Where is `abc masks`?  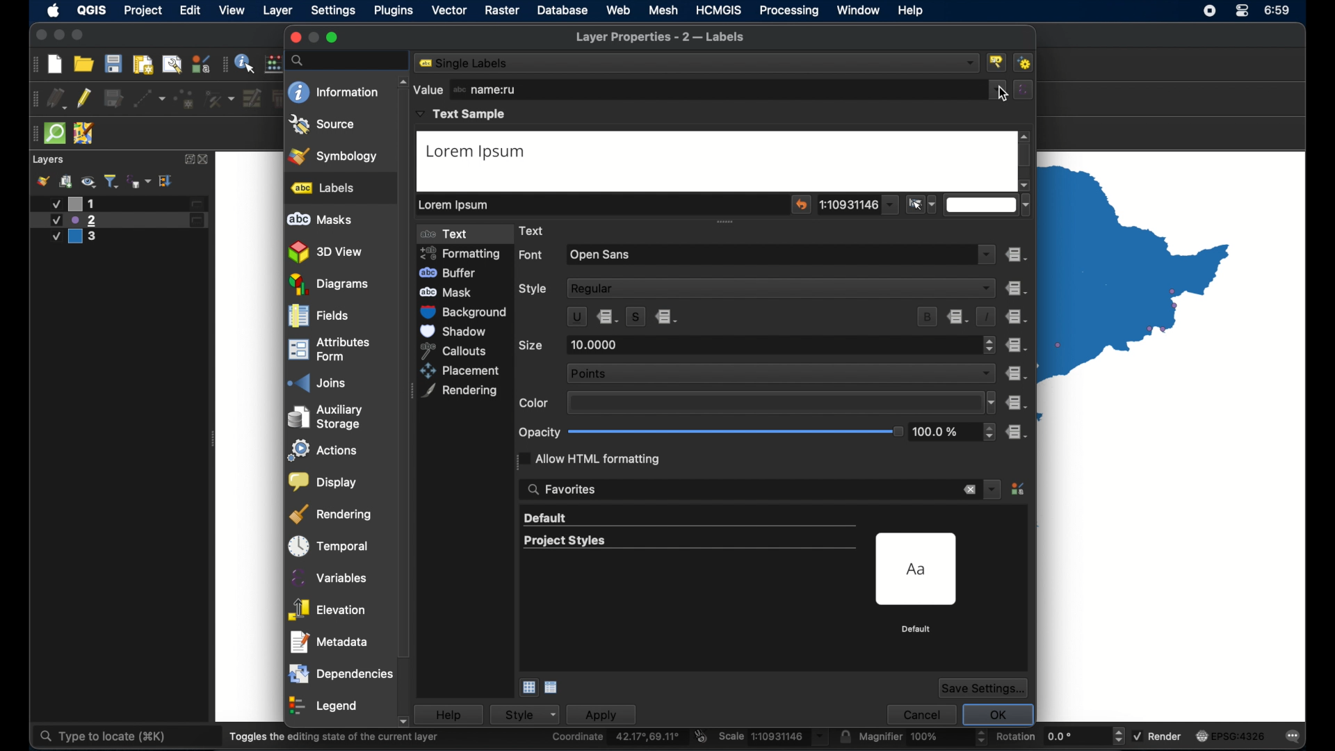 abc masks is located at coordinates (321, 220).